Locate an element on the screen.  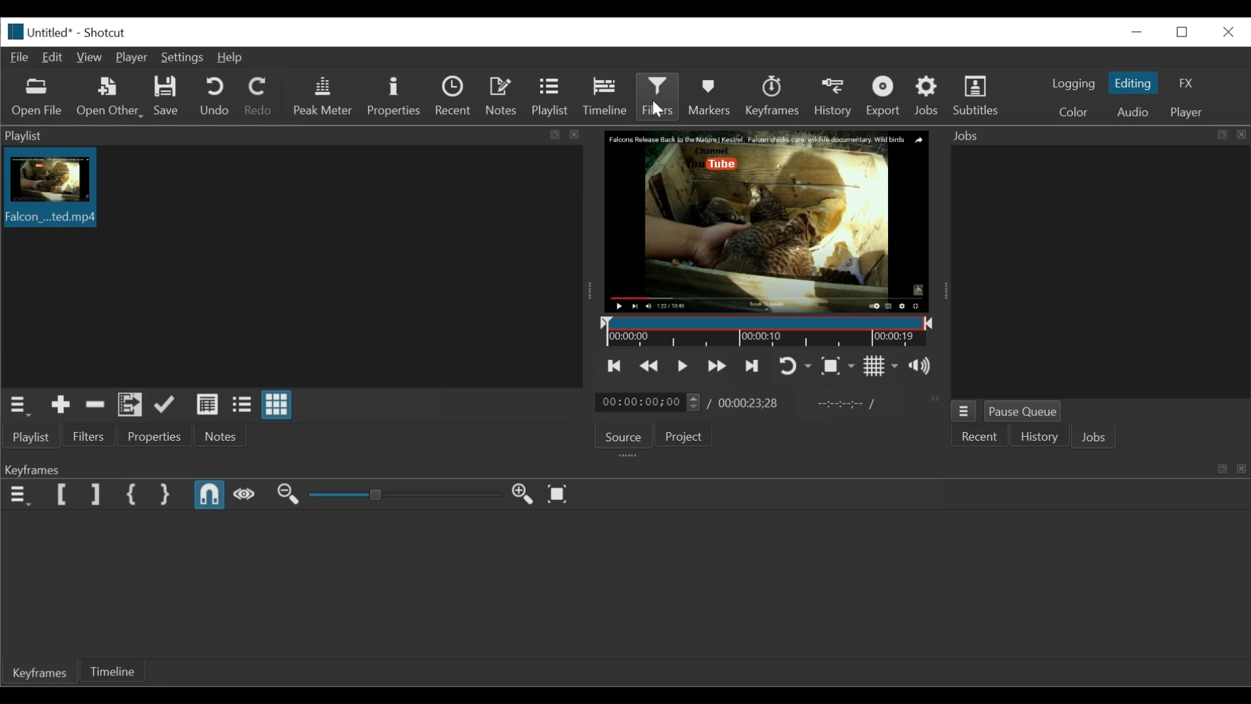
Jobs is located at coordinates (927, 97).